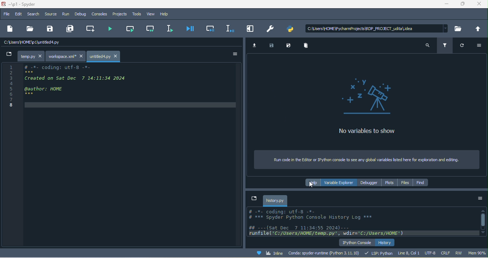 This screenshot has width=488, height=258. I want to click on , so click(289, 46).